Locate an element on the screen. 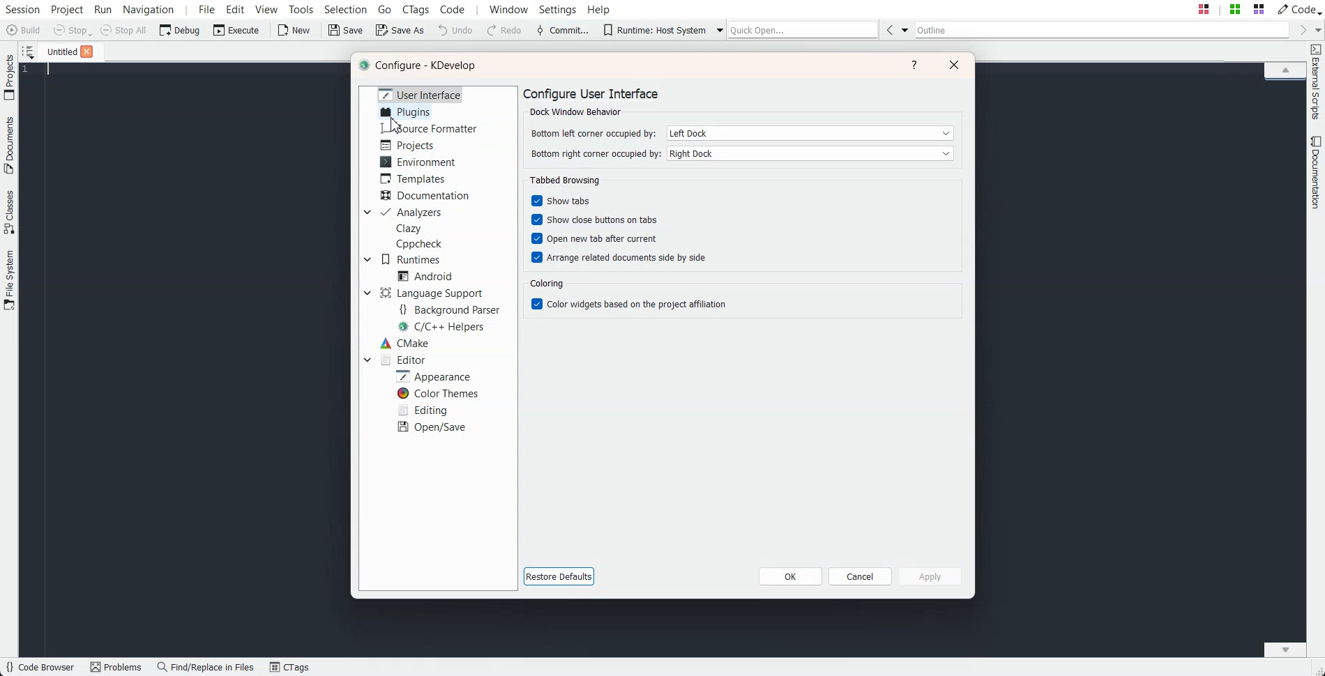 This screenshot has height=676, width=1325. File System is located at coordinates (10, 282).